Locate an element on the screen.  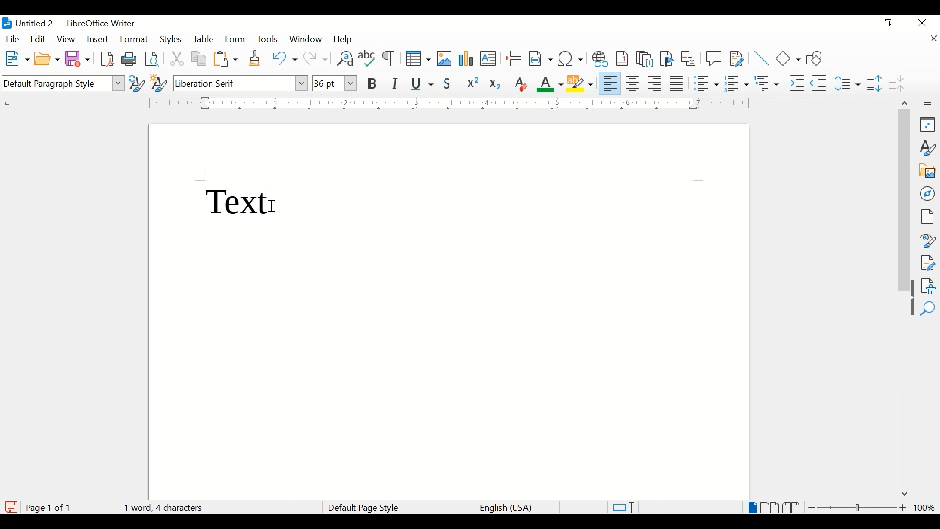
decrease indent is located at coordinates (820, 83).